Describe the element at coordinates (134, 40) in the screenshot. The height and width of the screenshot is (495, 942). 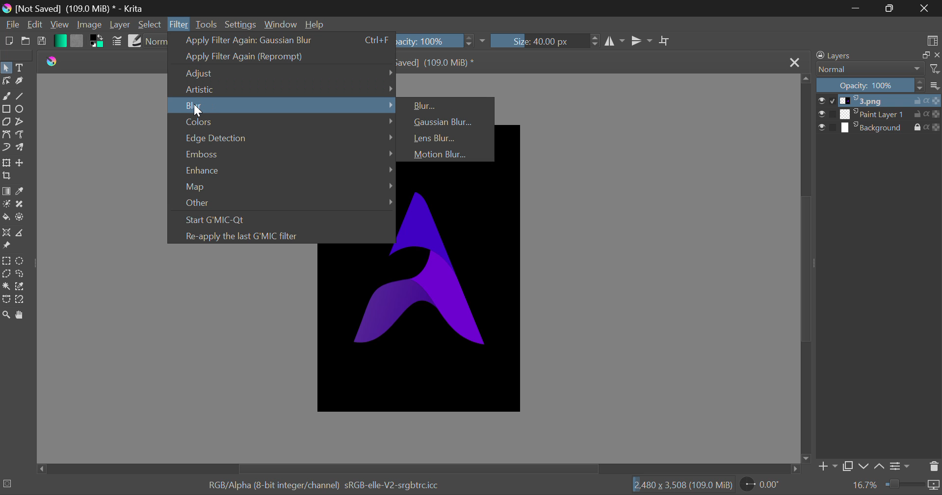
I see `Brush Presets` at that location.